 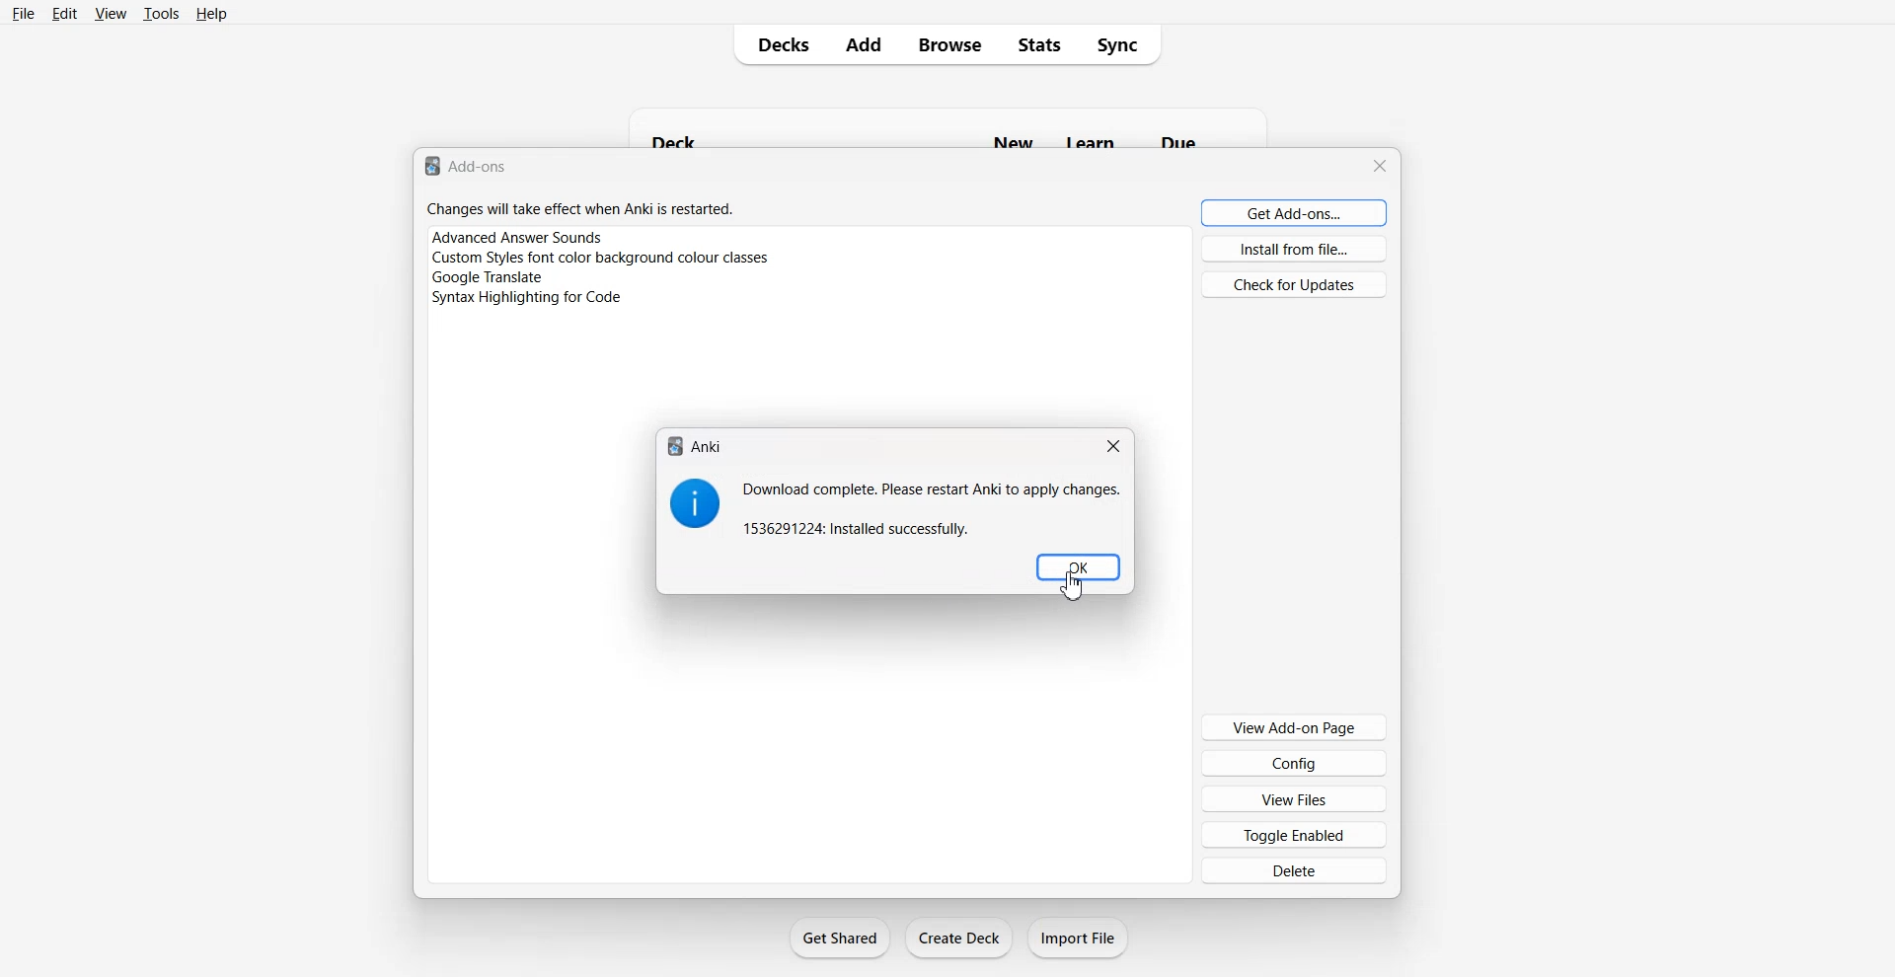 What do you see at coordinates (680, 138) in the screenshot?
I see `deck` at bounding box center [680, 138].